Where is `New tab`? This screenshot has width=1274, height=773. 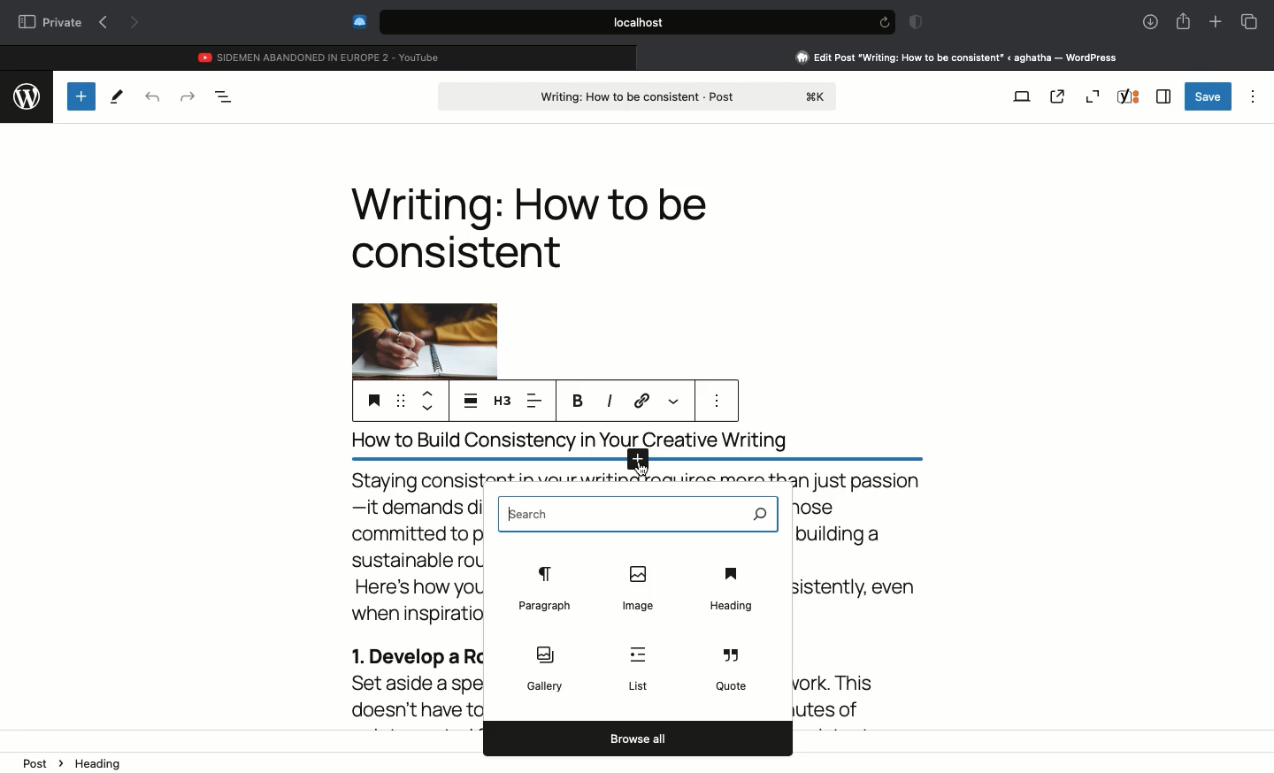
New tab is located at coordinates (1216, 22).